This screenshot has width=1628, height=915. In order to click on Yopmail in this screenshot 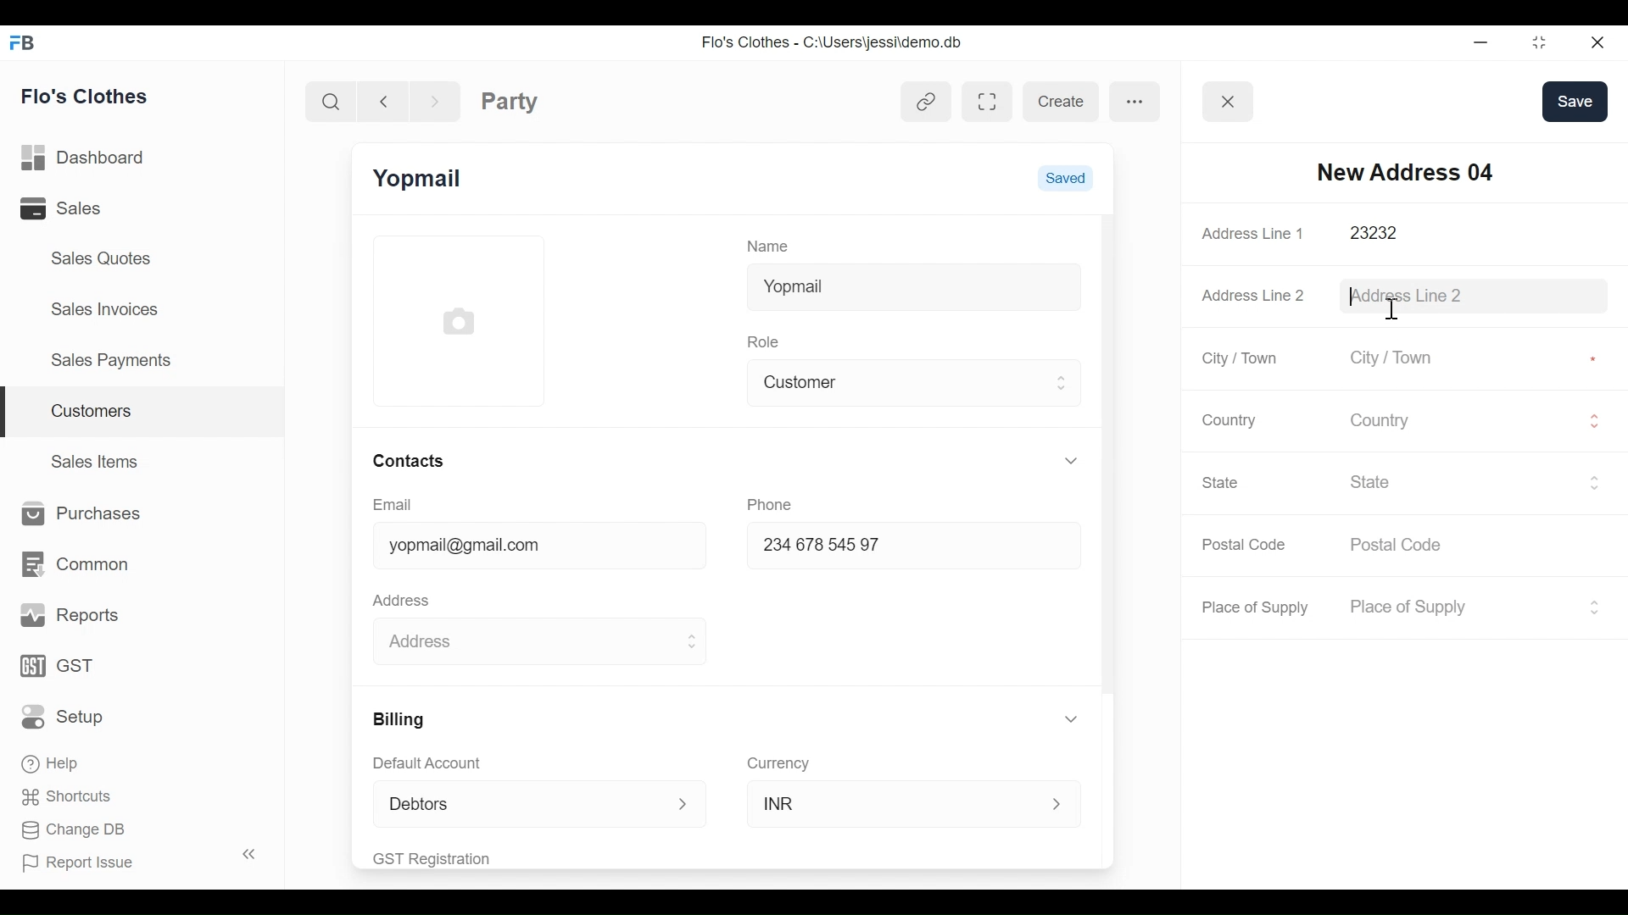, I will do `click(420, 179)`.